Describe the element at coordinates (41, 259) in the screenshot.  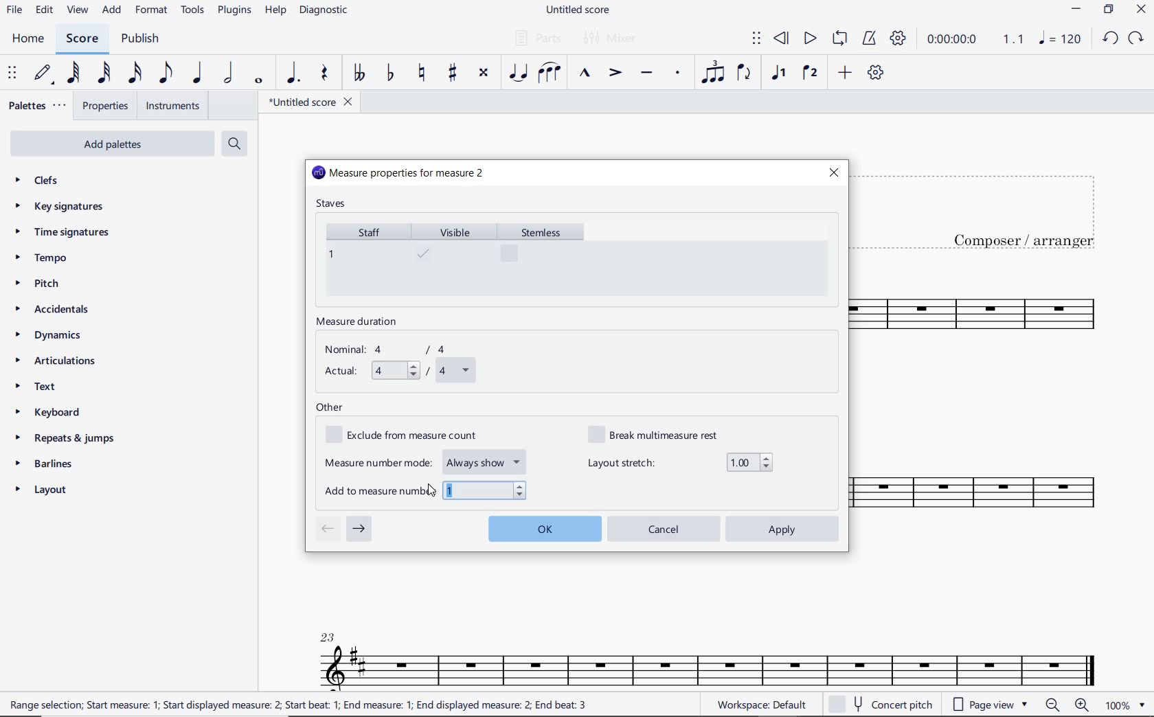
I see `TEMPO` at that location.